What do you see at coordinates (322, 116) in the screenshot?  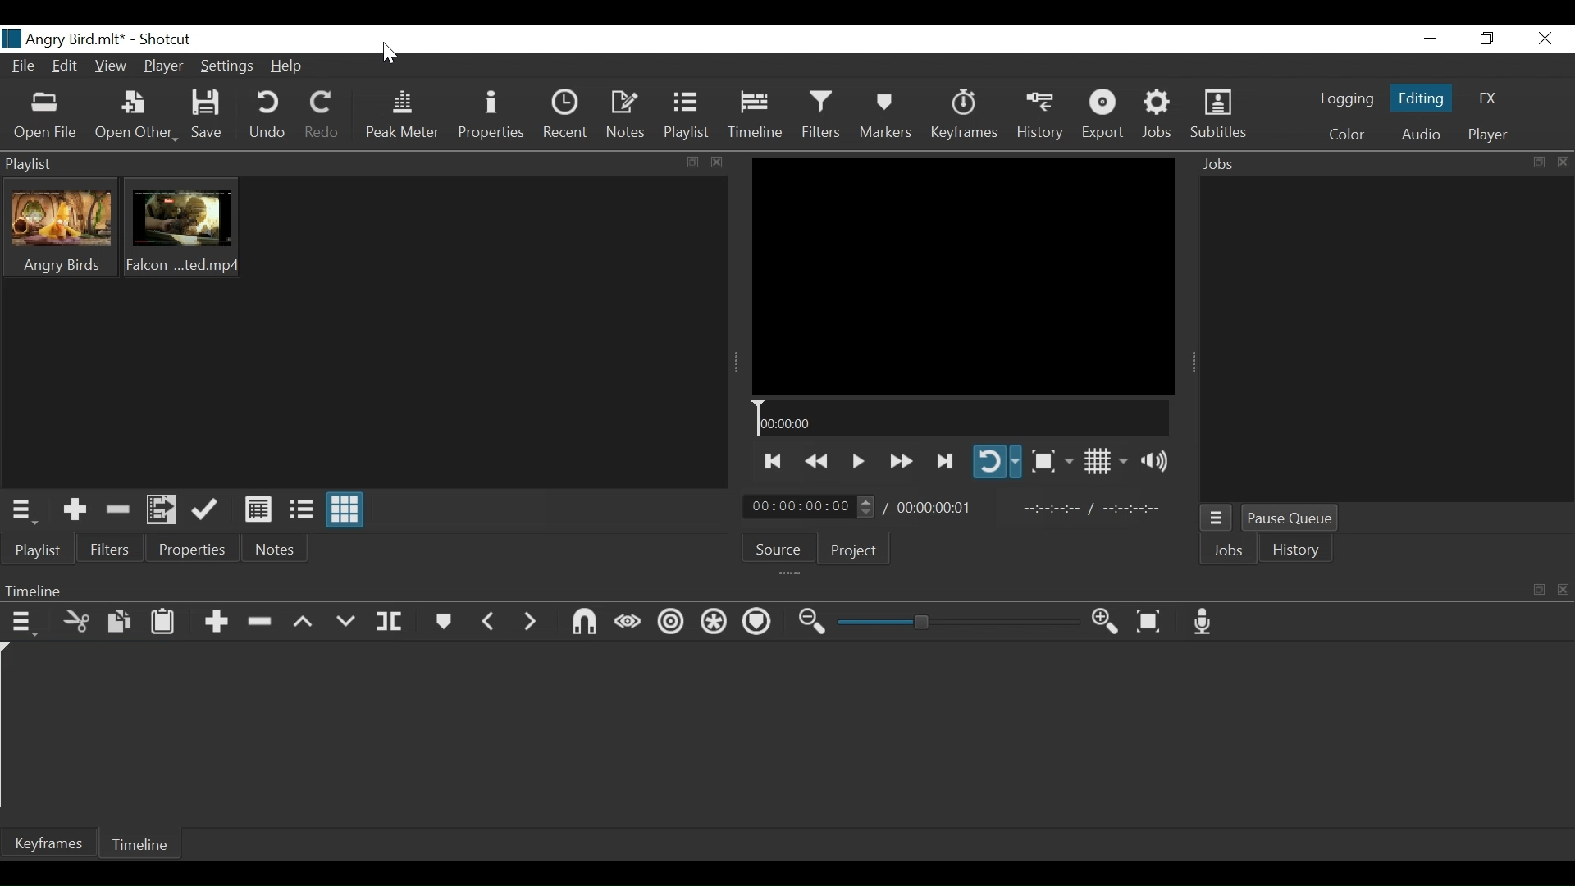 I see `Redo` at bounding box center [322, 116].